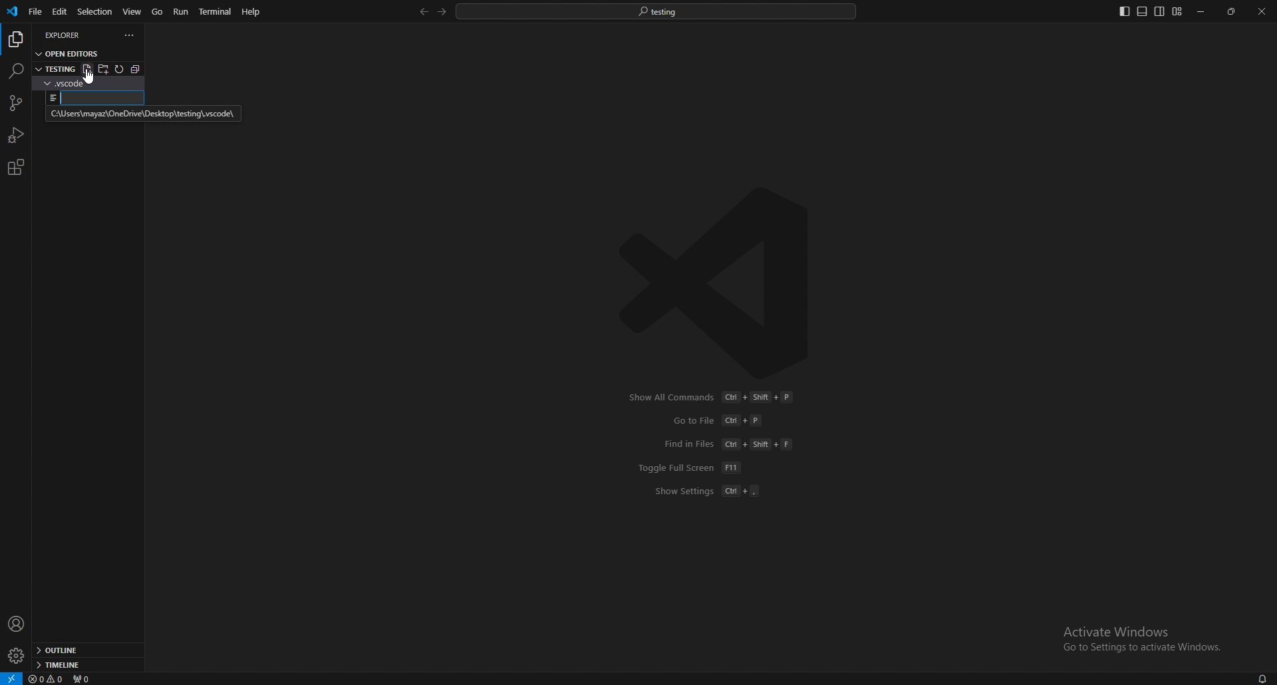 This screenshot has width=1277, height=685. Describe the element at coordinates (94, 98) in the screenshot. I see `file name` at that location.